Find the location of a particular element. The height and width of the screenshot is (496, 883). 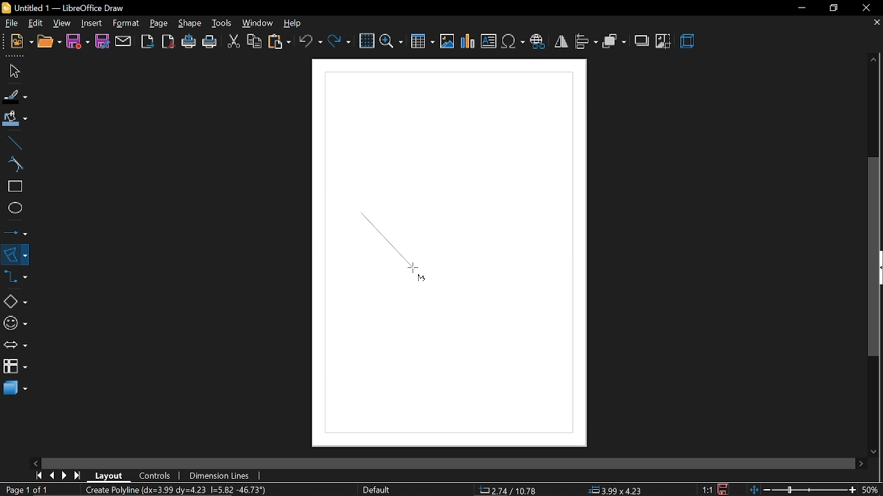

export as pdf is located at coordinates (169, 42).